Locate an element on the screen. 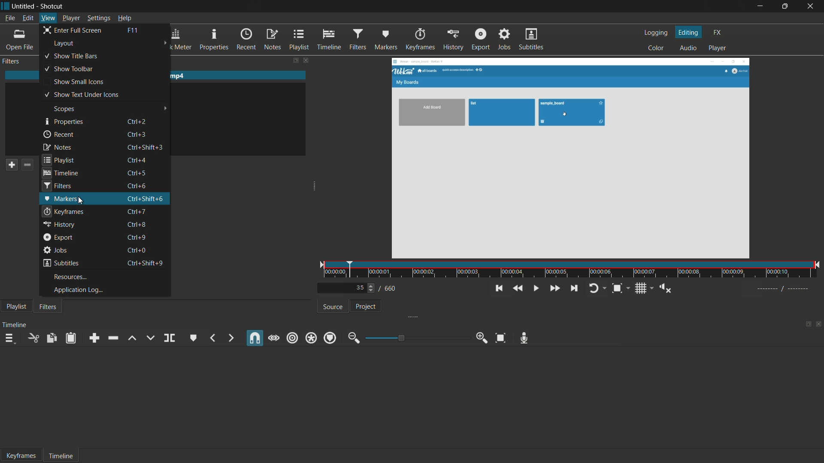 The width and height of the screenshot is (824, 463). open file is located at coordinates (18, 40).